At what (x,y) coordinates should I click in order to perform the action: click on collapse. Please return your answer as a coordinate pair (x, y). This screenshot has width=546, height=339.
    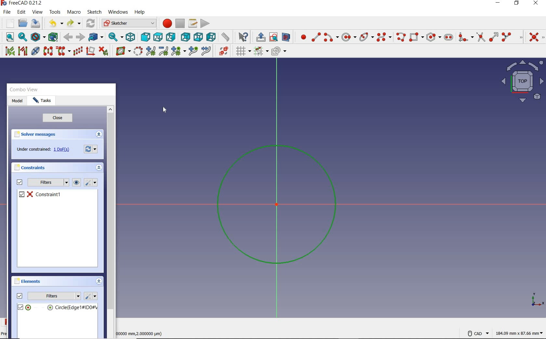
    Looking at the image, I should click on (99, 168).